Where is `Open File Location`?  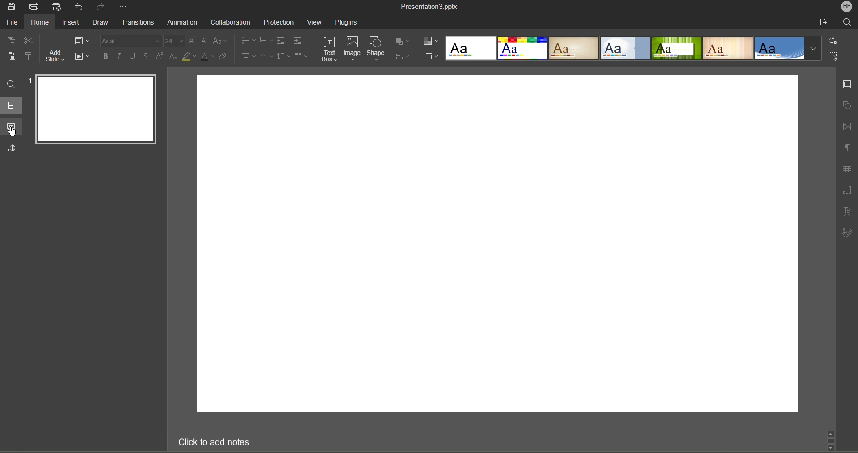 Open File Location is located at coordinates (824, 23).